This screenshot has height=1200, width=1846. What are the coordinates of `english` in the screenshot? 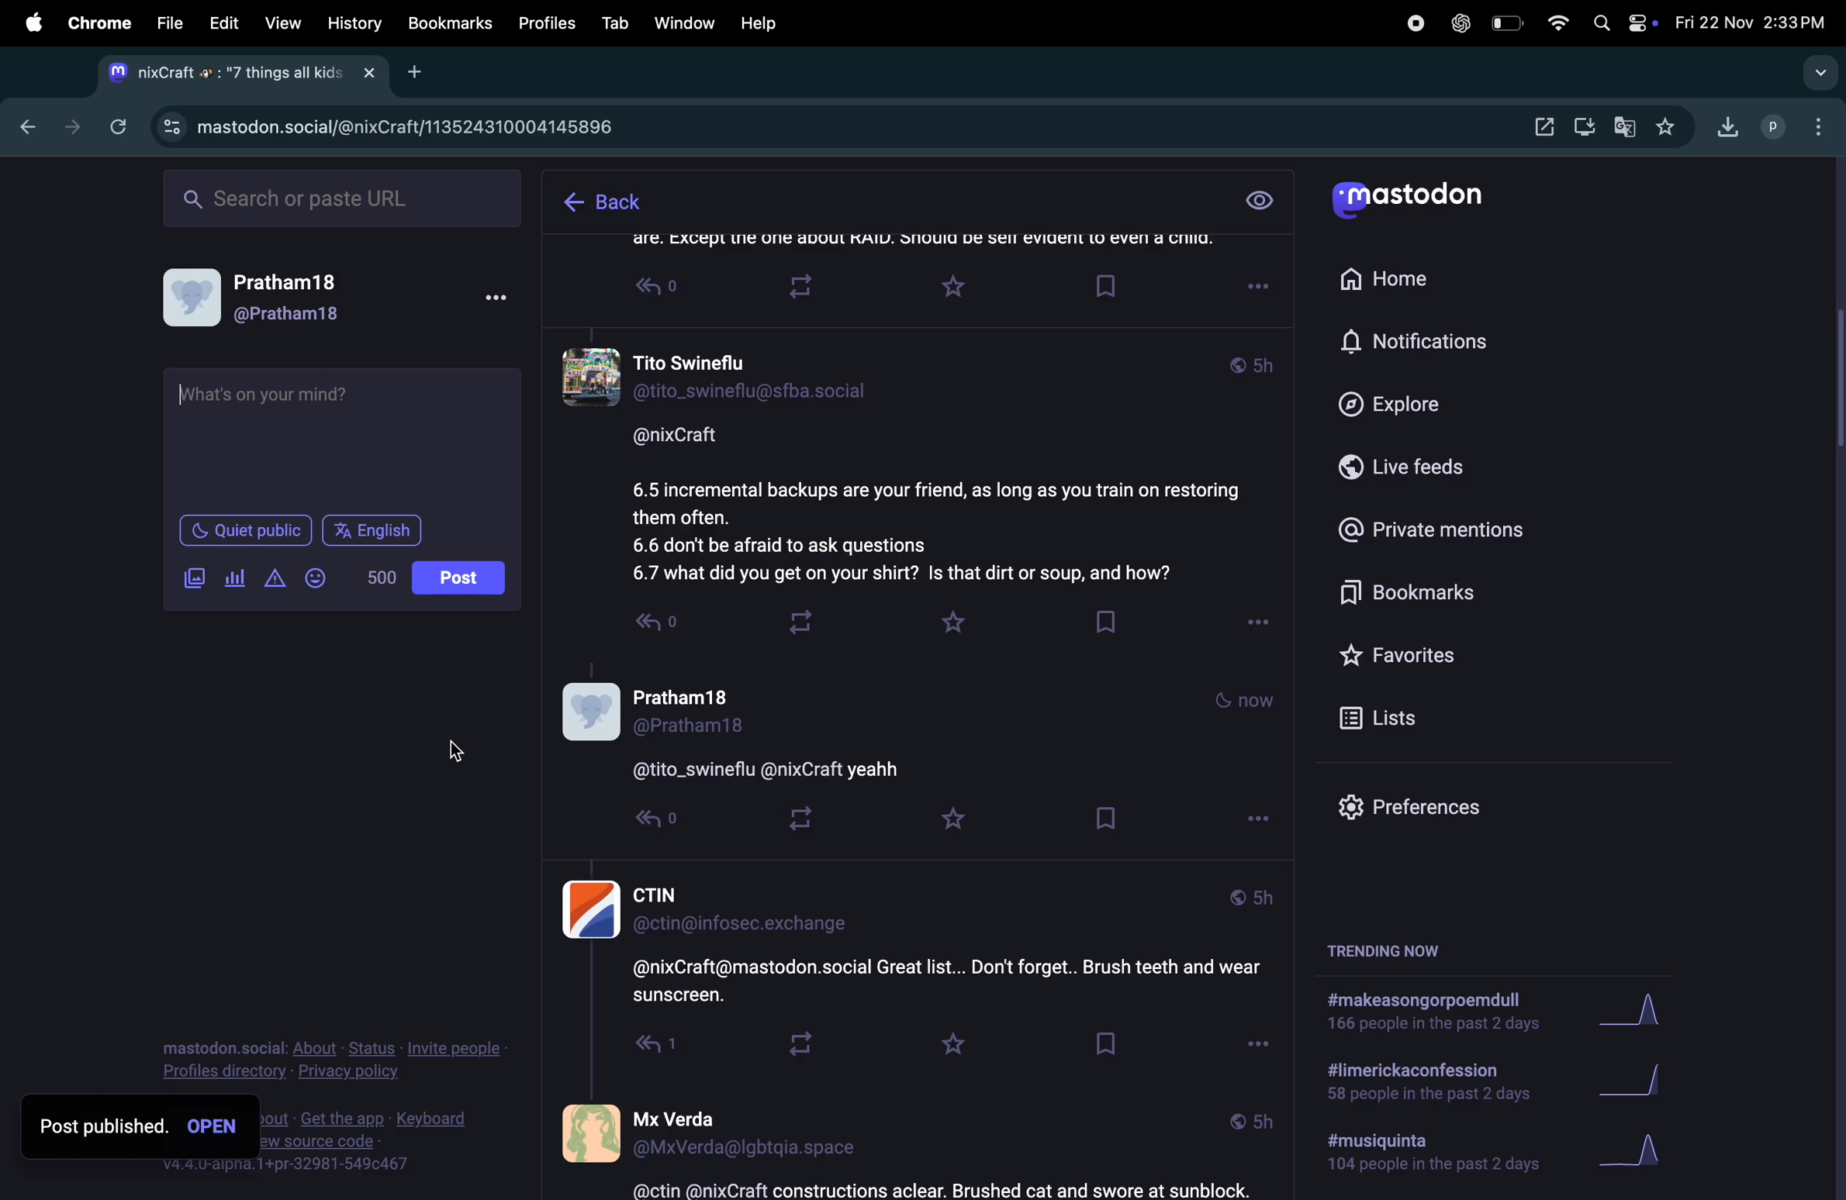 It's located at (373, 530).